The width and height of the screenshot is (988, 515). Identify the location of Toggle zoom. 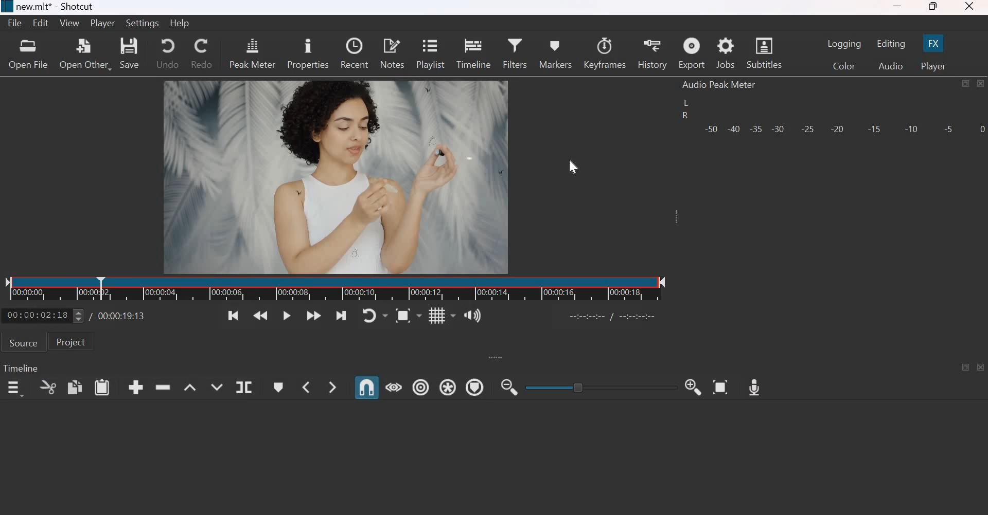
(409, 316).